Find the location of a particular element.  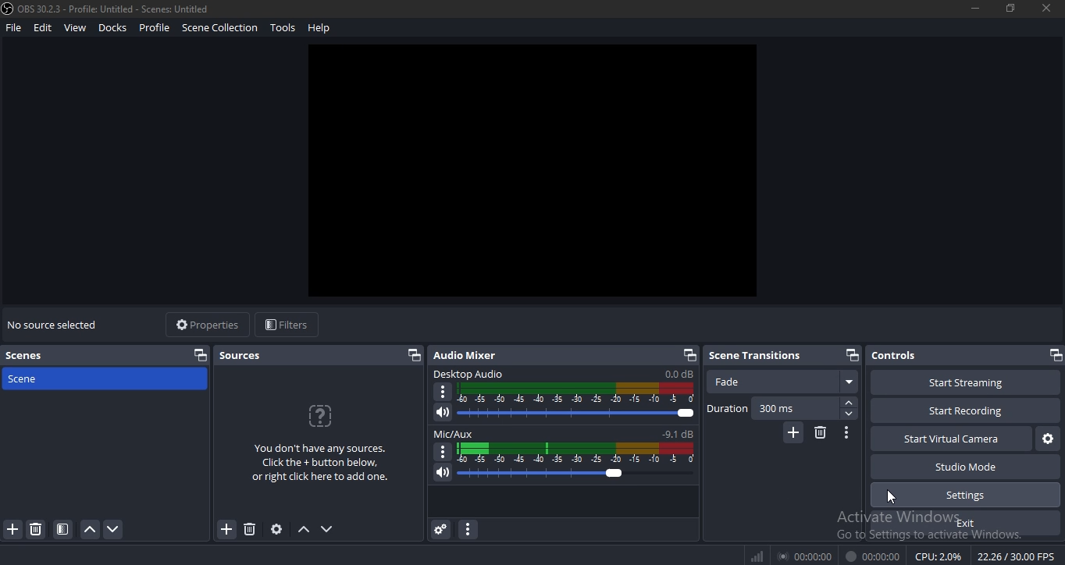

 is located at coordinates (439, 530).